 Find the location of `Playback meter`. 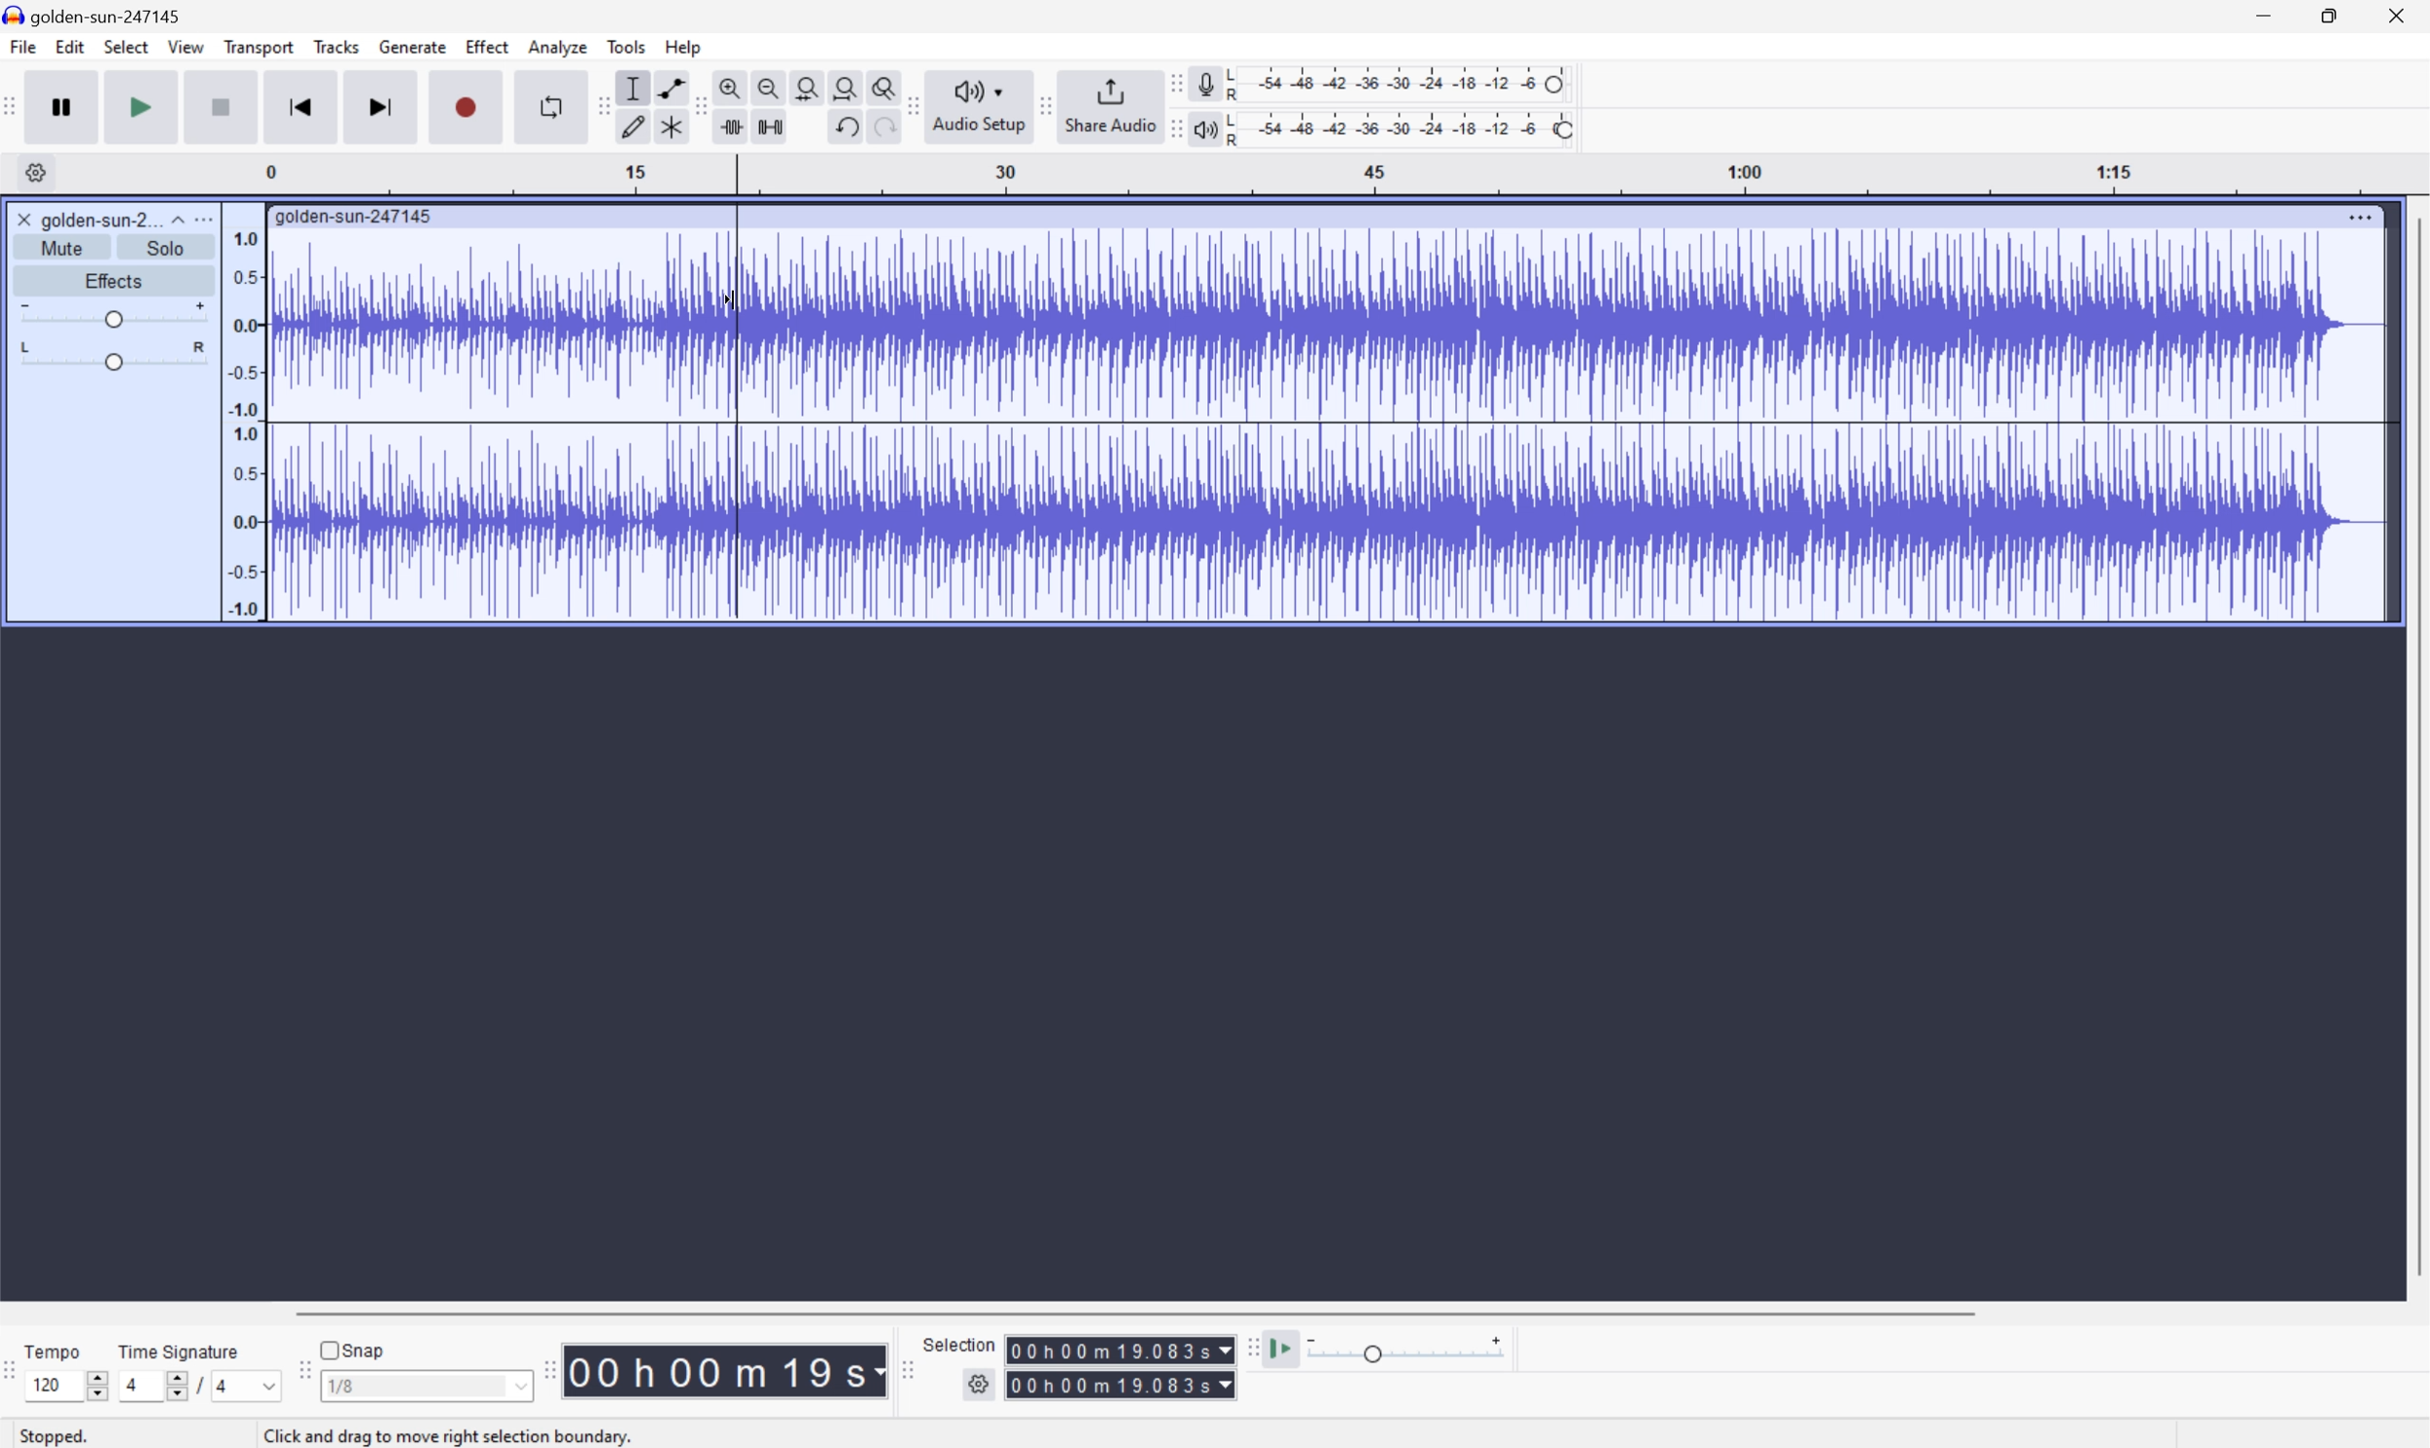

Playback meter is located at coordinates (1201, 132).